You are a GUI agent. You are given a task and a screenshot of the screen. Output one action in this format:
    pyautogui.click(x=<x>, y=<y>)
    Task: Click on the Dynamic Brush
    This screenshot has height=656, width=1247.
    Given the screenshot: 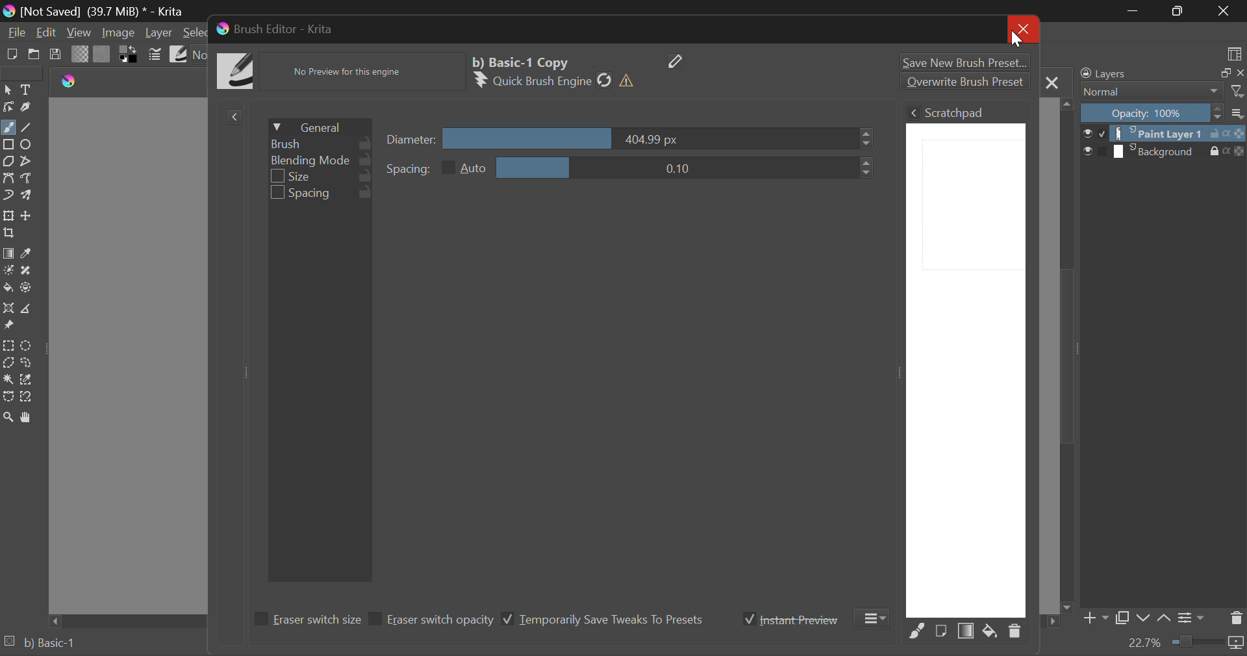 What is the action you would take?
    pyautogui.click(x=8, y=196)
    